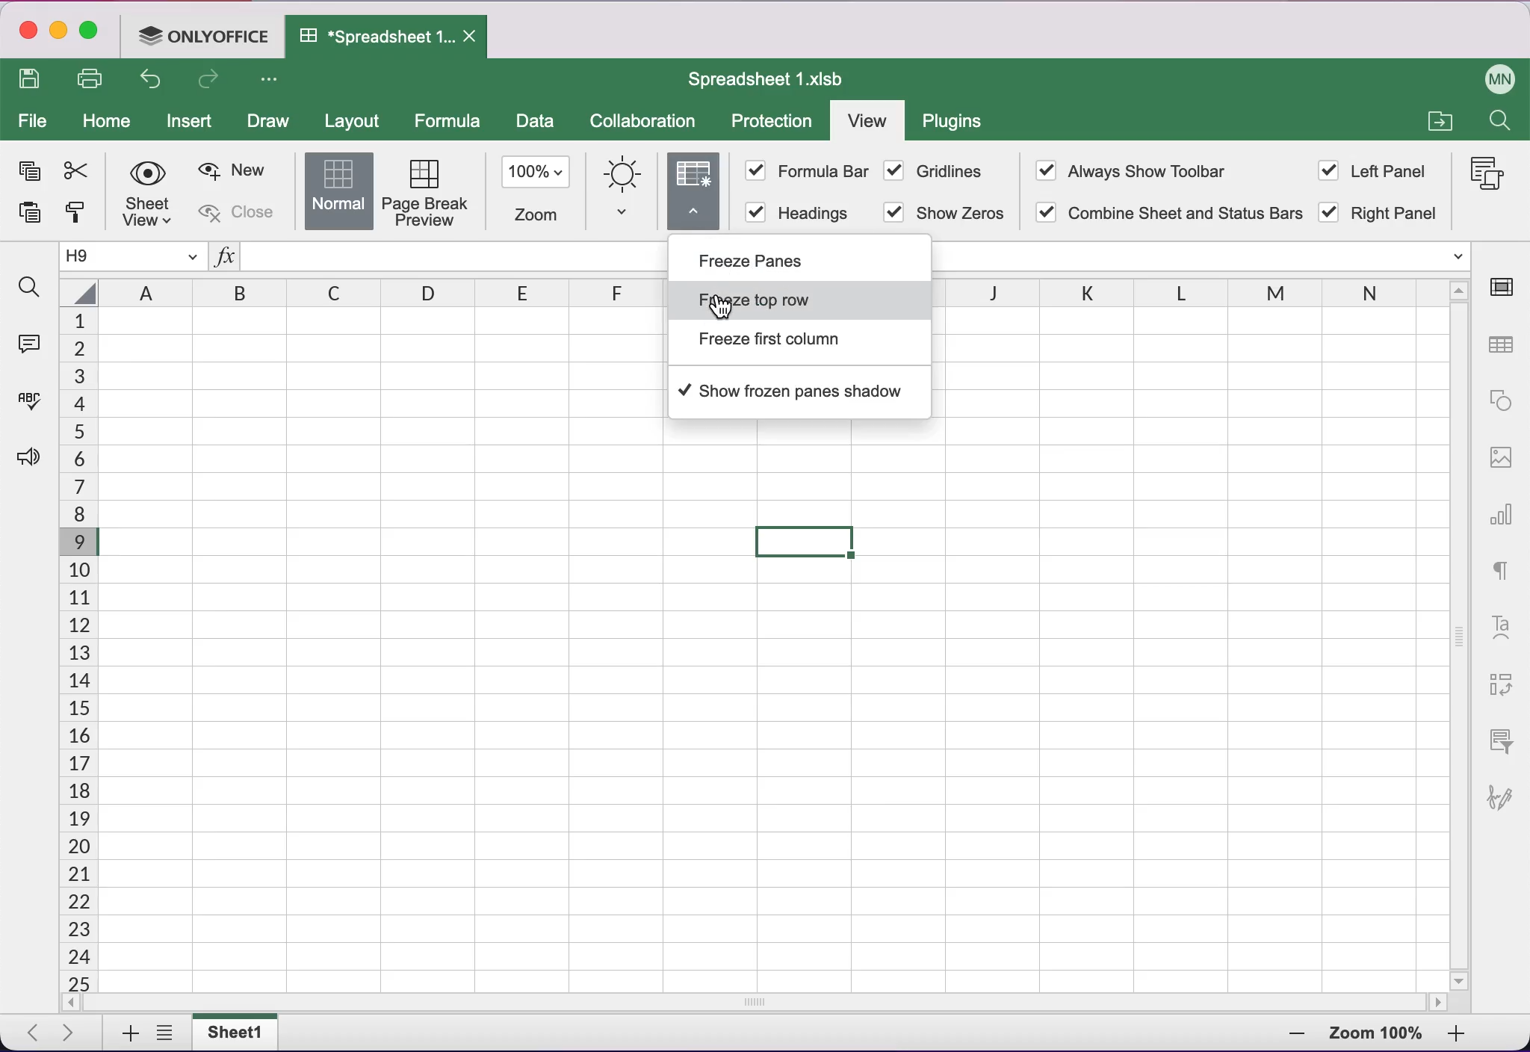 Image resolution: width=1530 pixels, height=1052 pixels. I want to click on print, so click(93, 76).